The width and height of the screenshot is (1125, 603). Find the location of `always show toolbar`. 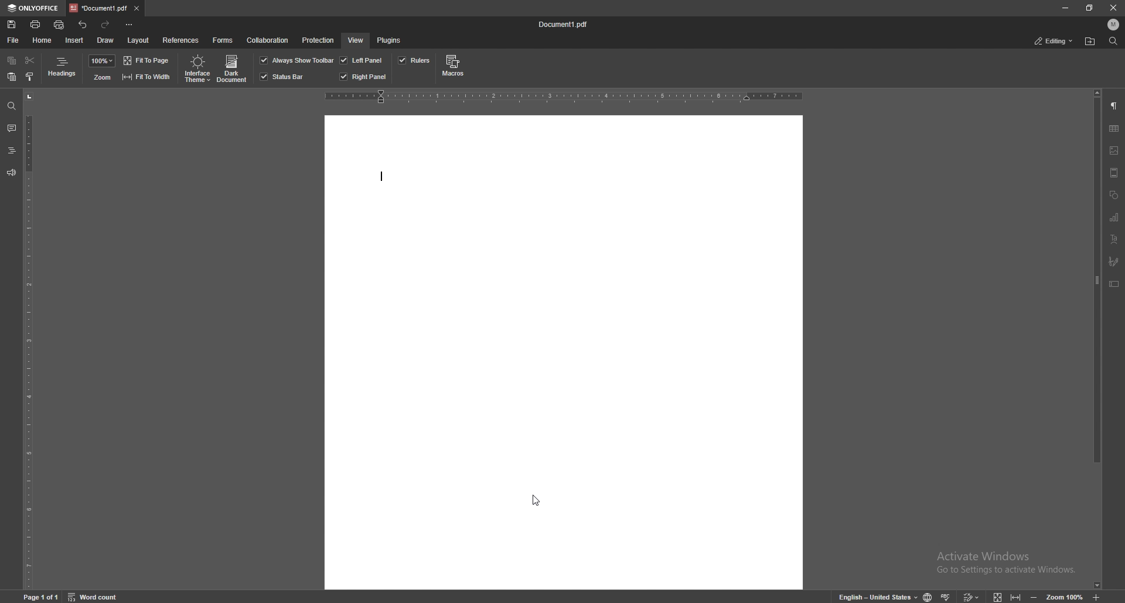

always show toolbar is located at coordinates (297, 60).